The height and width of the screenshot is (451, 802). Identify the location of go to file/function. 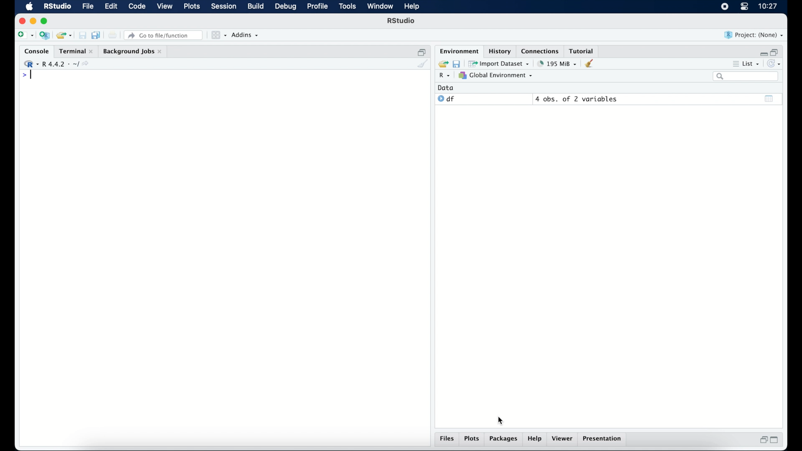
(164, 35).